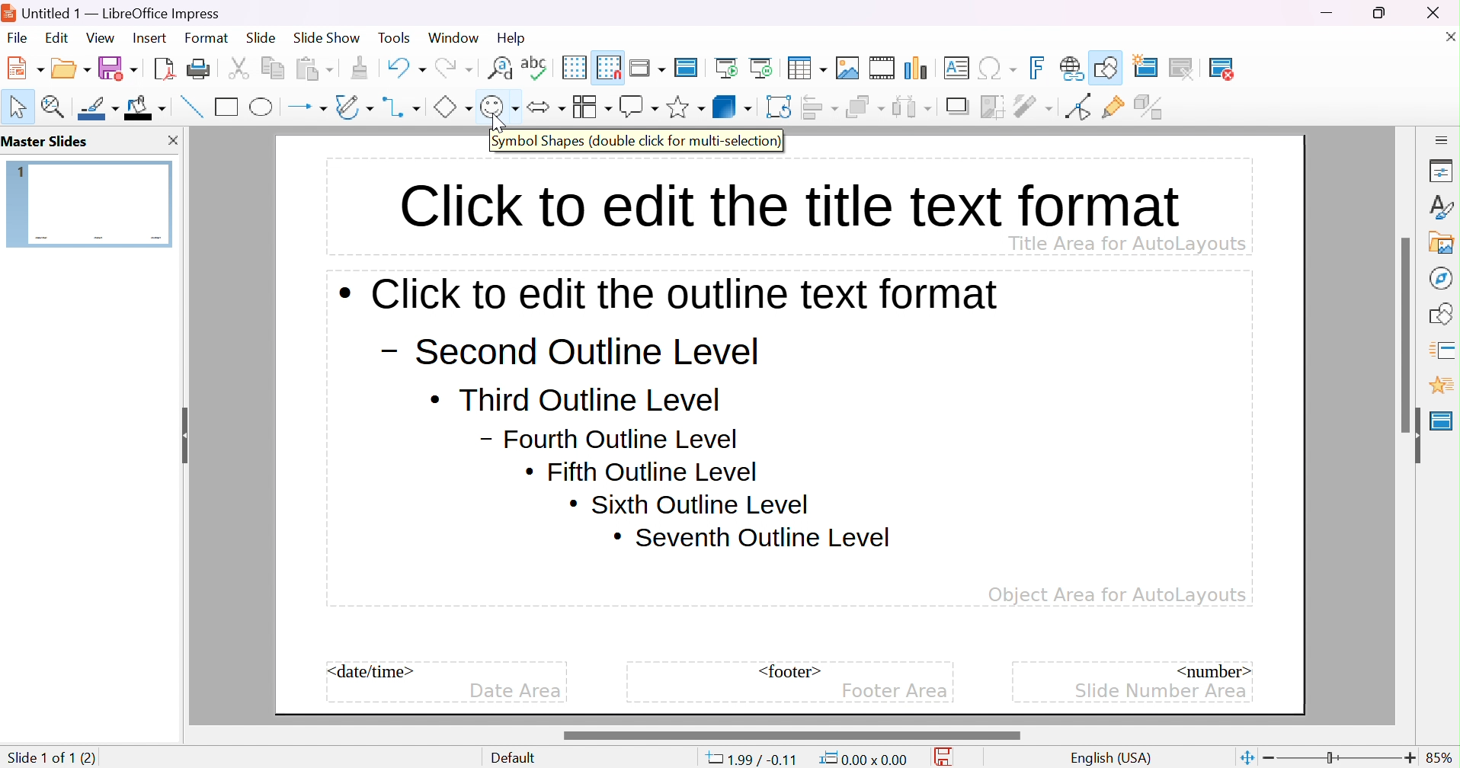  Describe the element at coordinates (685, 107) in the screenshot. I see `shapes and banners` at that location.